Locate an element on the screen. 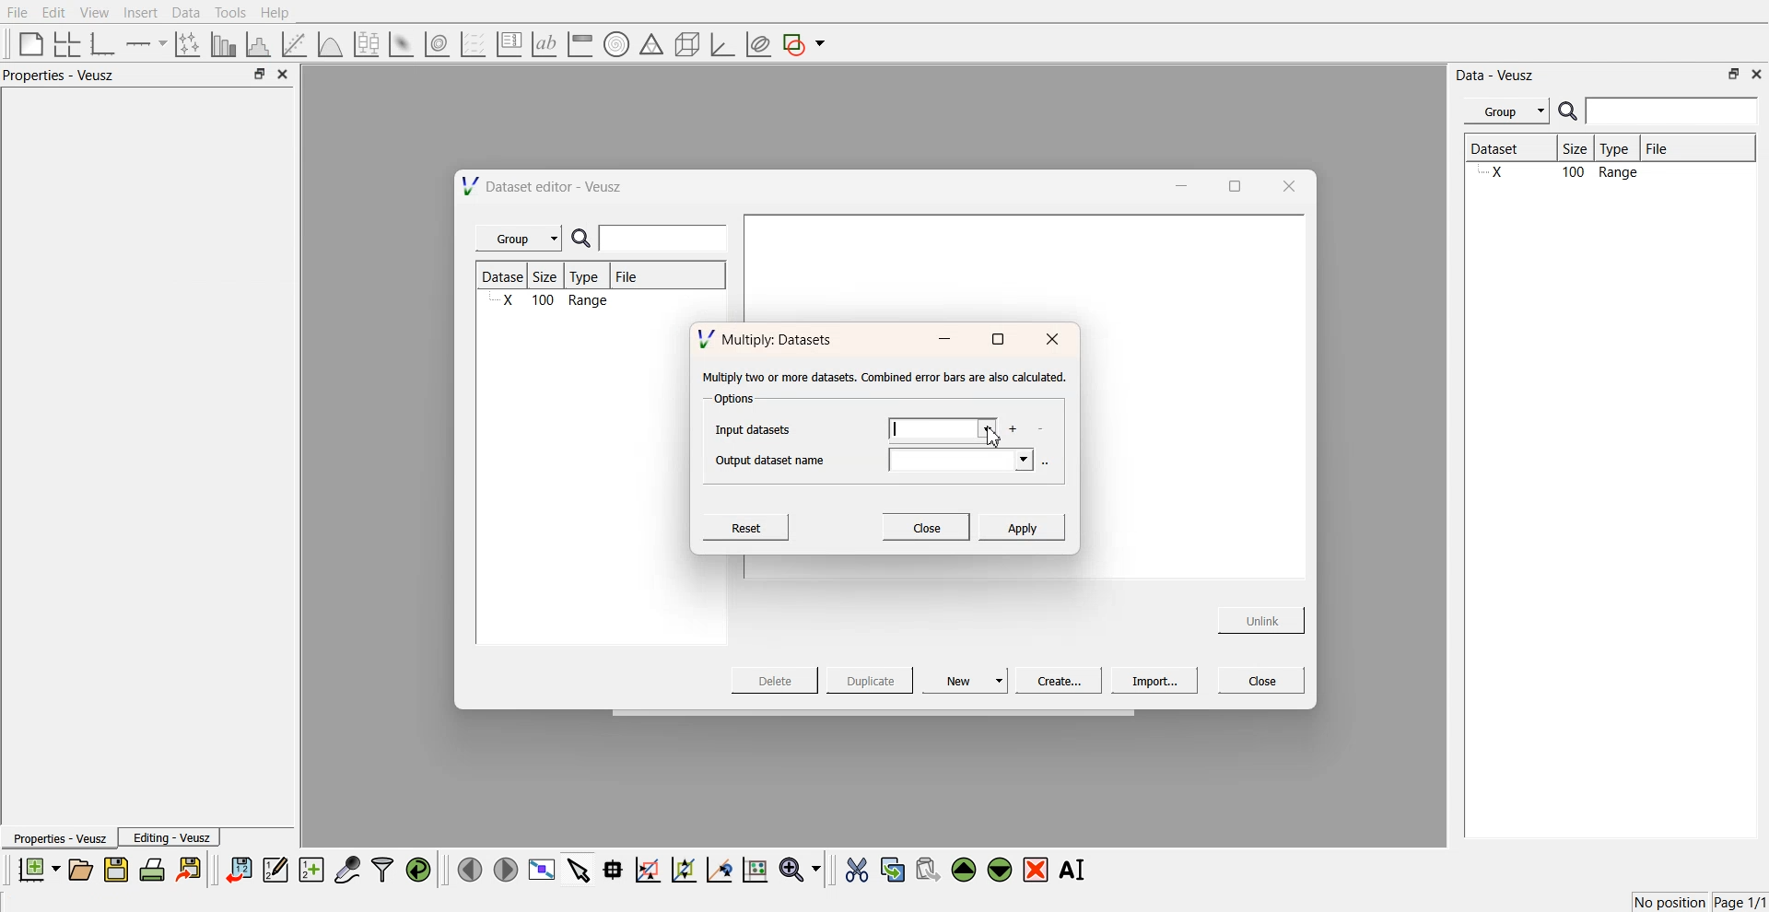  enter search field is located at coordinates (1674, 111).